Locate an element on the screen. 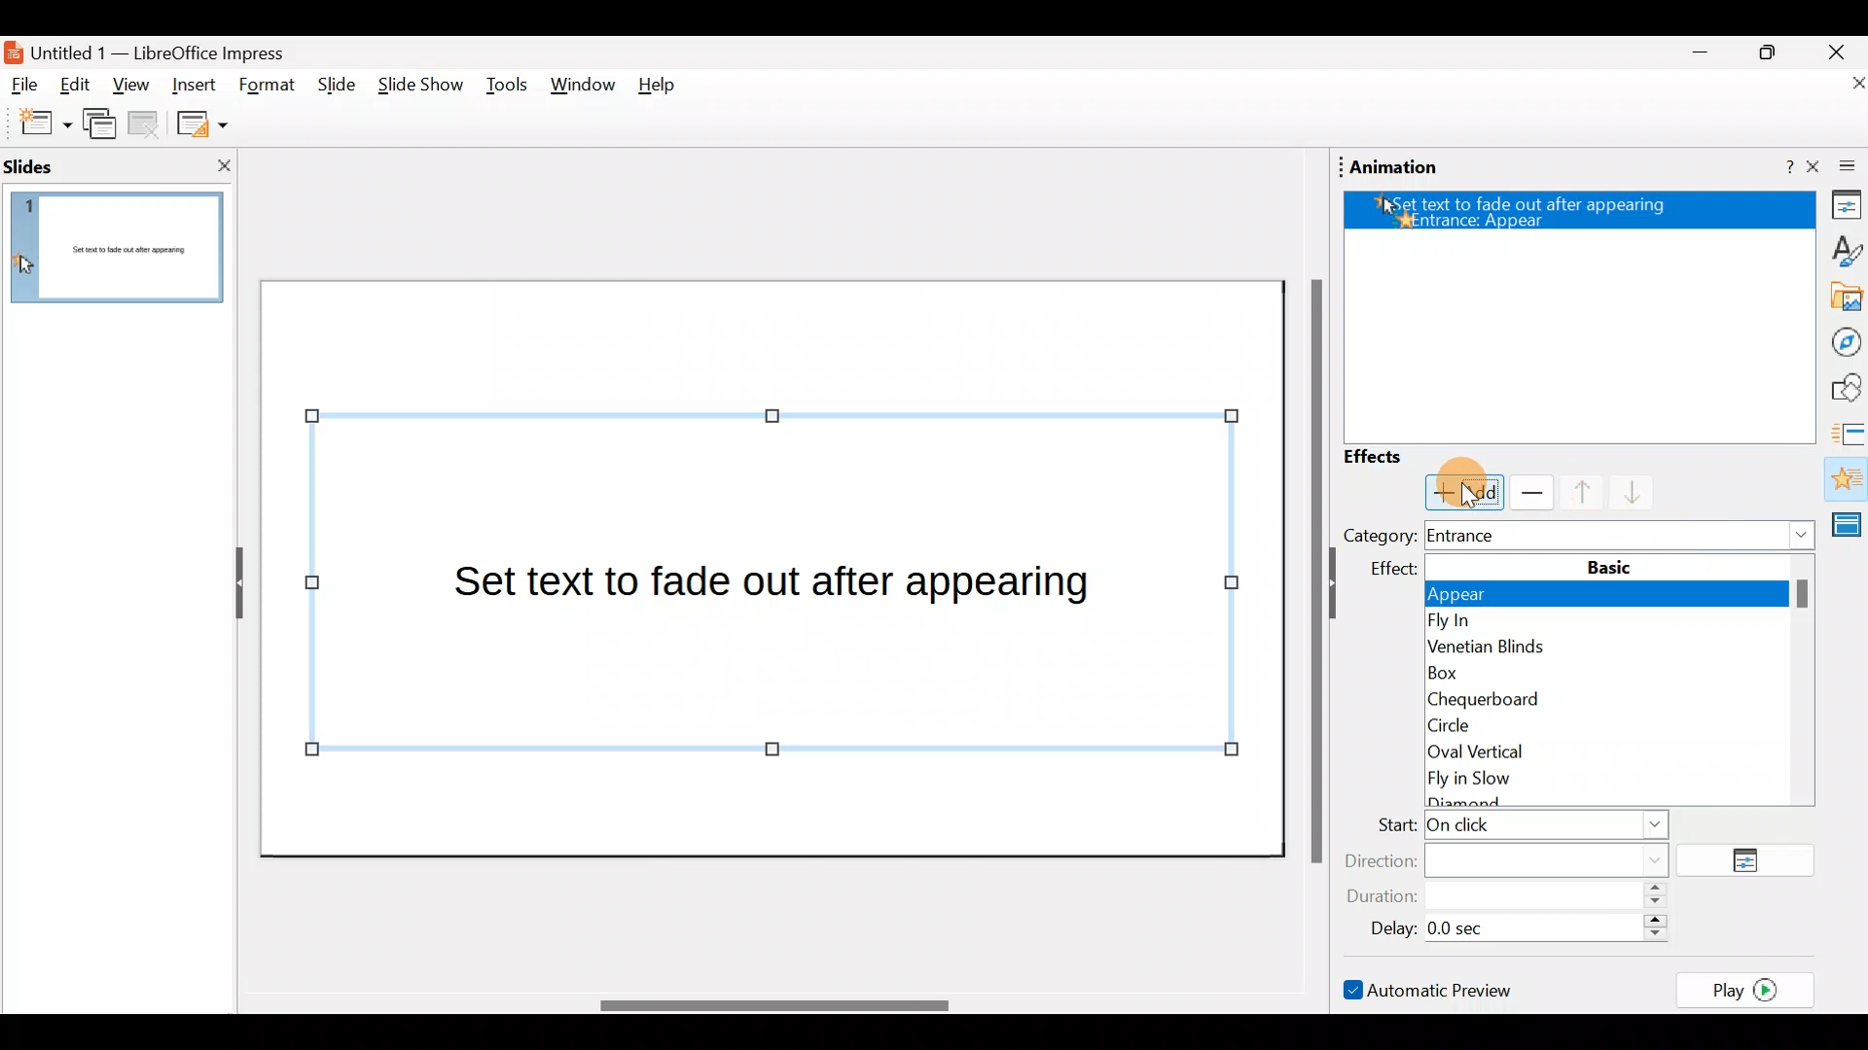  Options is located at coordinates (1753, 861).